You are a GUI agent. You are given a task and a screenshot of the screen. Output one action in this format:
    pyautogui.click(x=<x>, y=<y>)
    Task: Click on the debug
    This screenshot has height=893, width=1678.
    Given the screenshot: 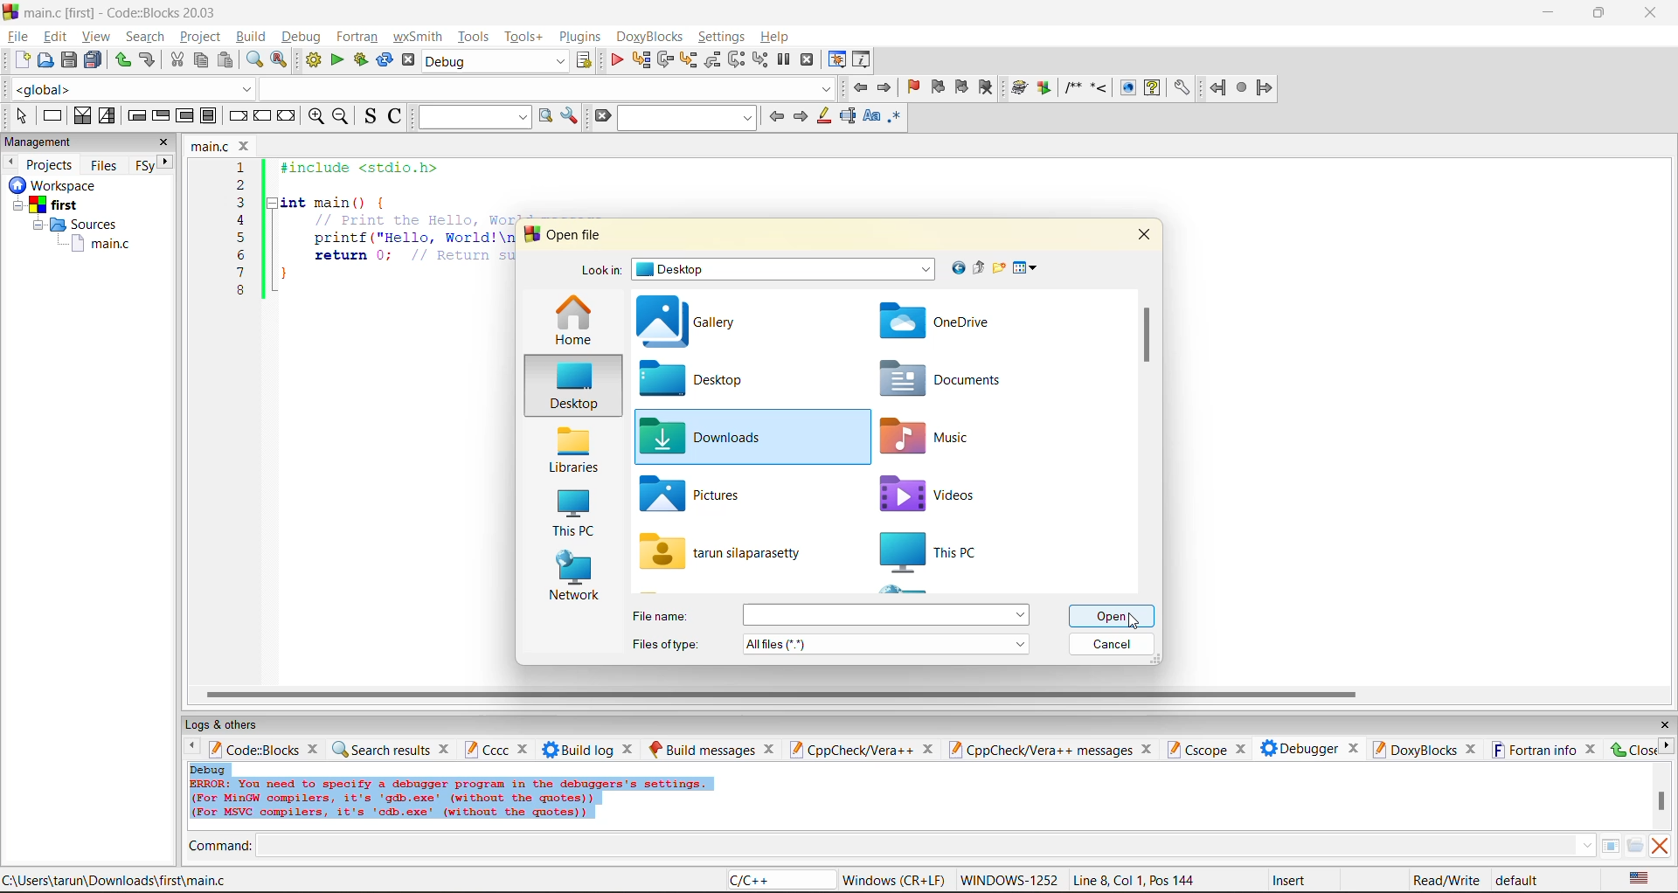 What is the action you would take?
    pyautogui.click(x=209, y=769)
    